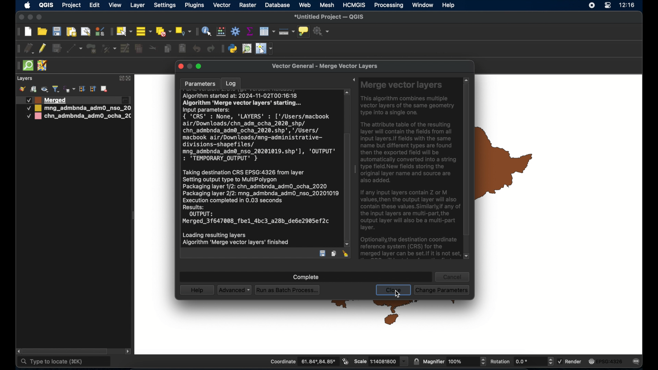 The image size is (658, 370). I want to click on rotation, so click(521, 362).